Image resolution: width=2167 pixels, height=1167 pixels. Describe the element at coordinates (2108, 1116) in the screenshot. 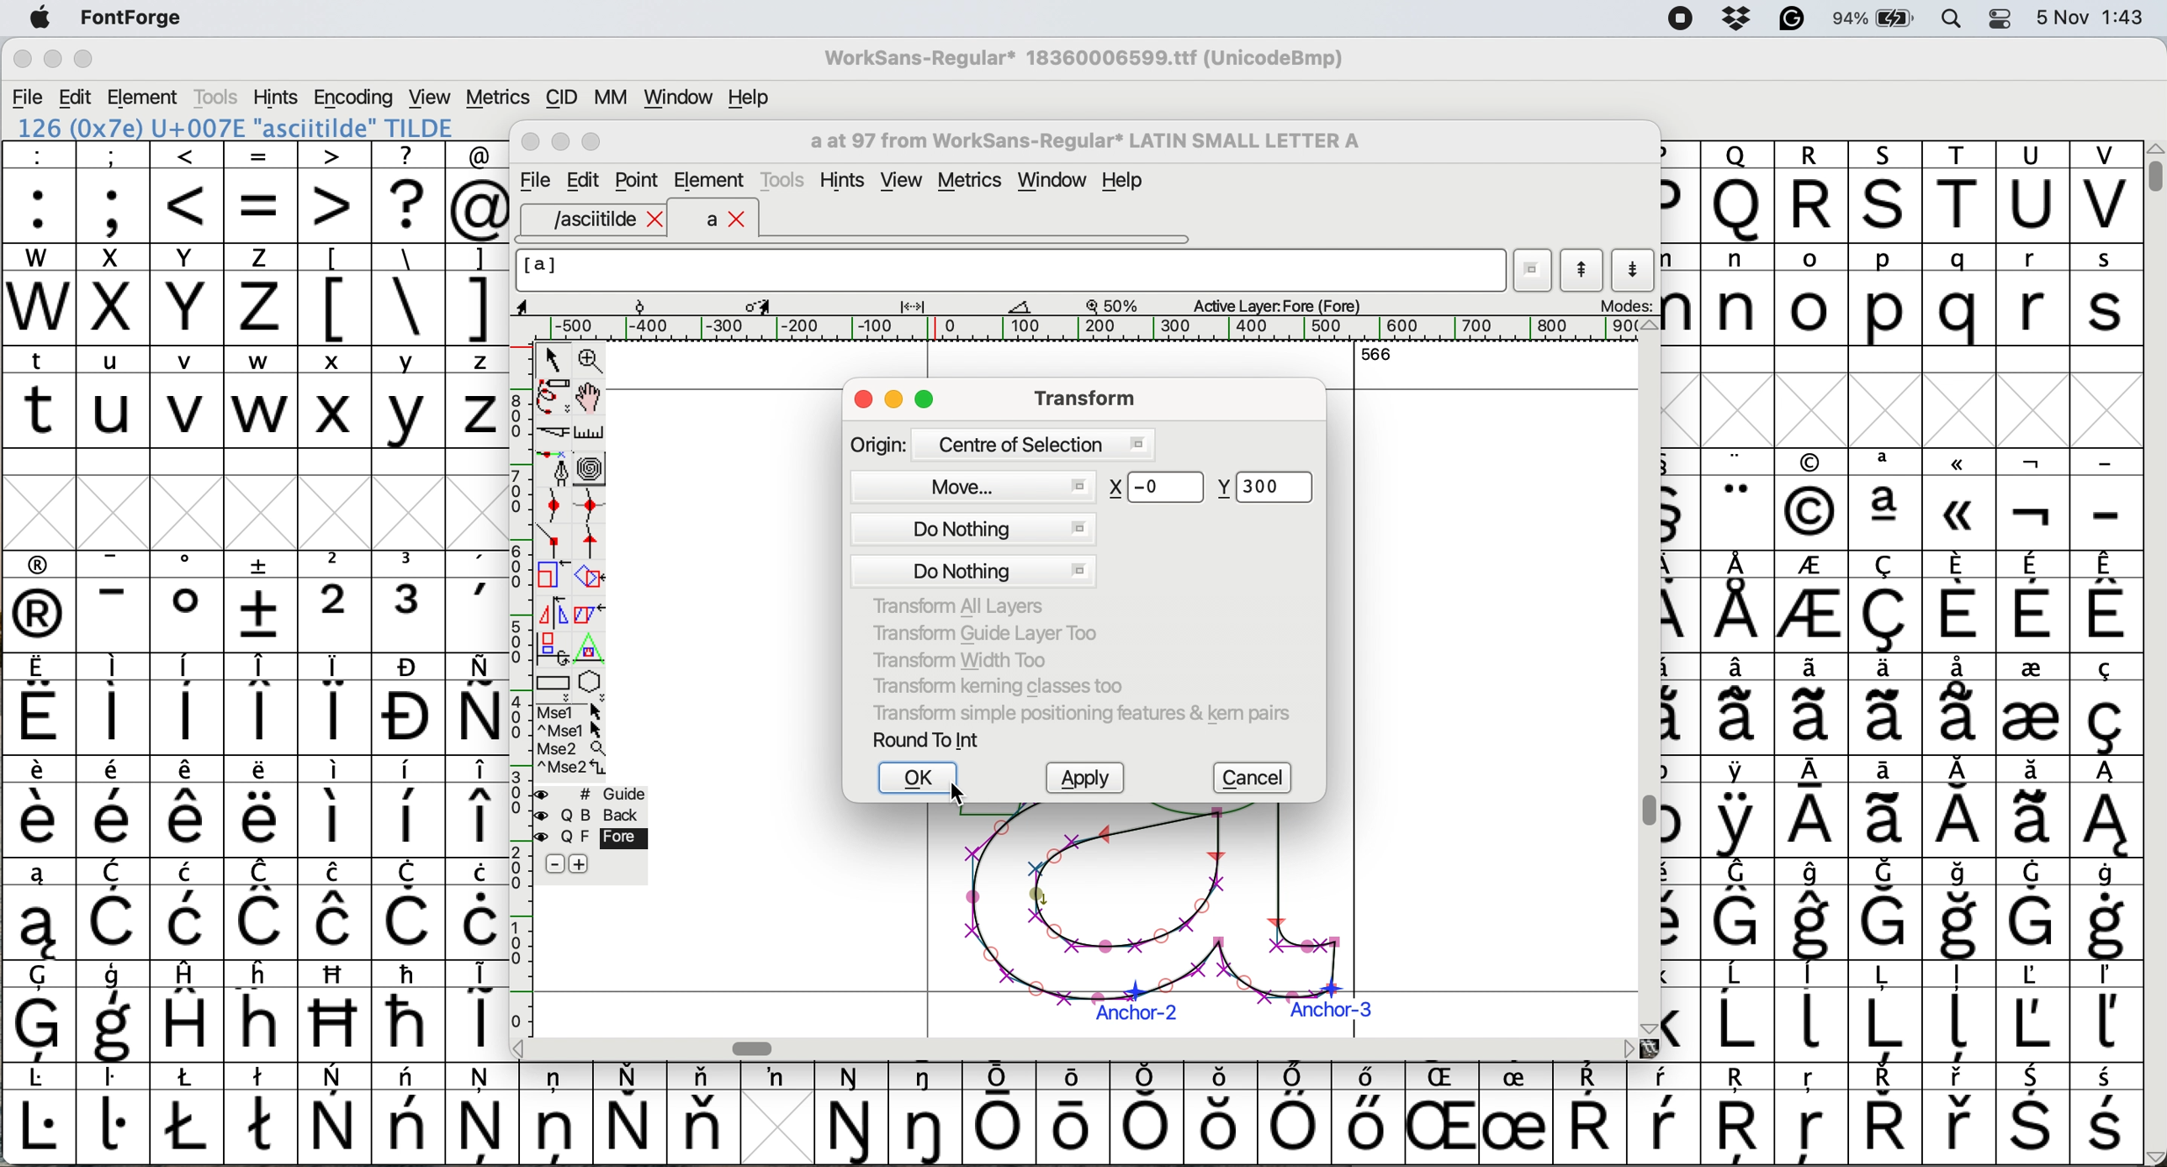

I see `symbol` at that location.